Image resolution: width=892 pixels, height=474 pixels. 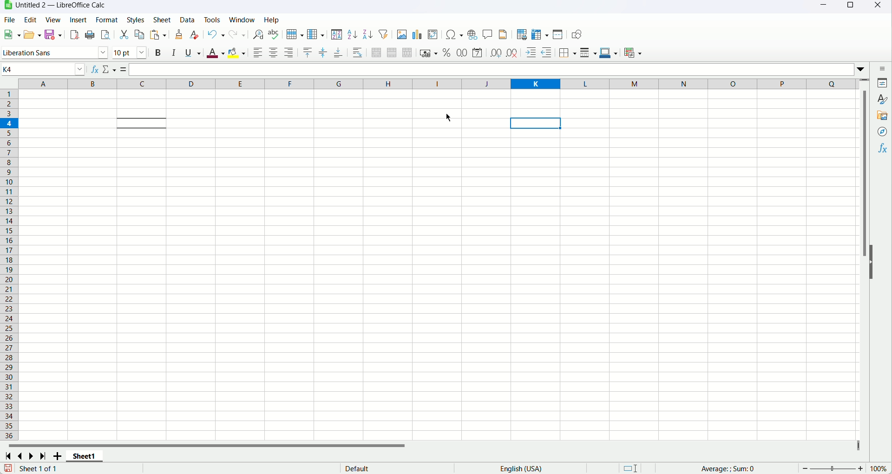 I want to click on Styles, so click(x=882, y=99).